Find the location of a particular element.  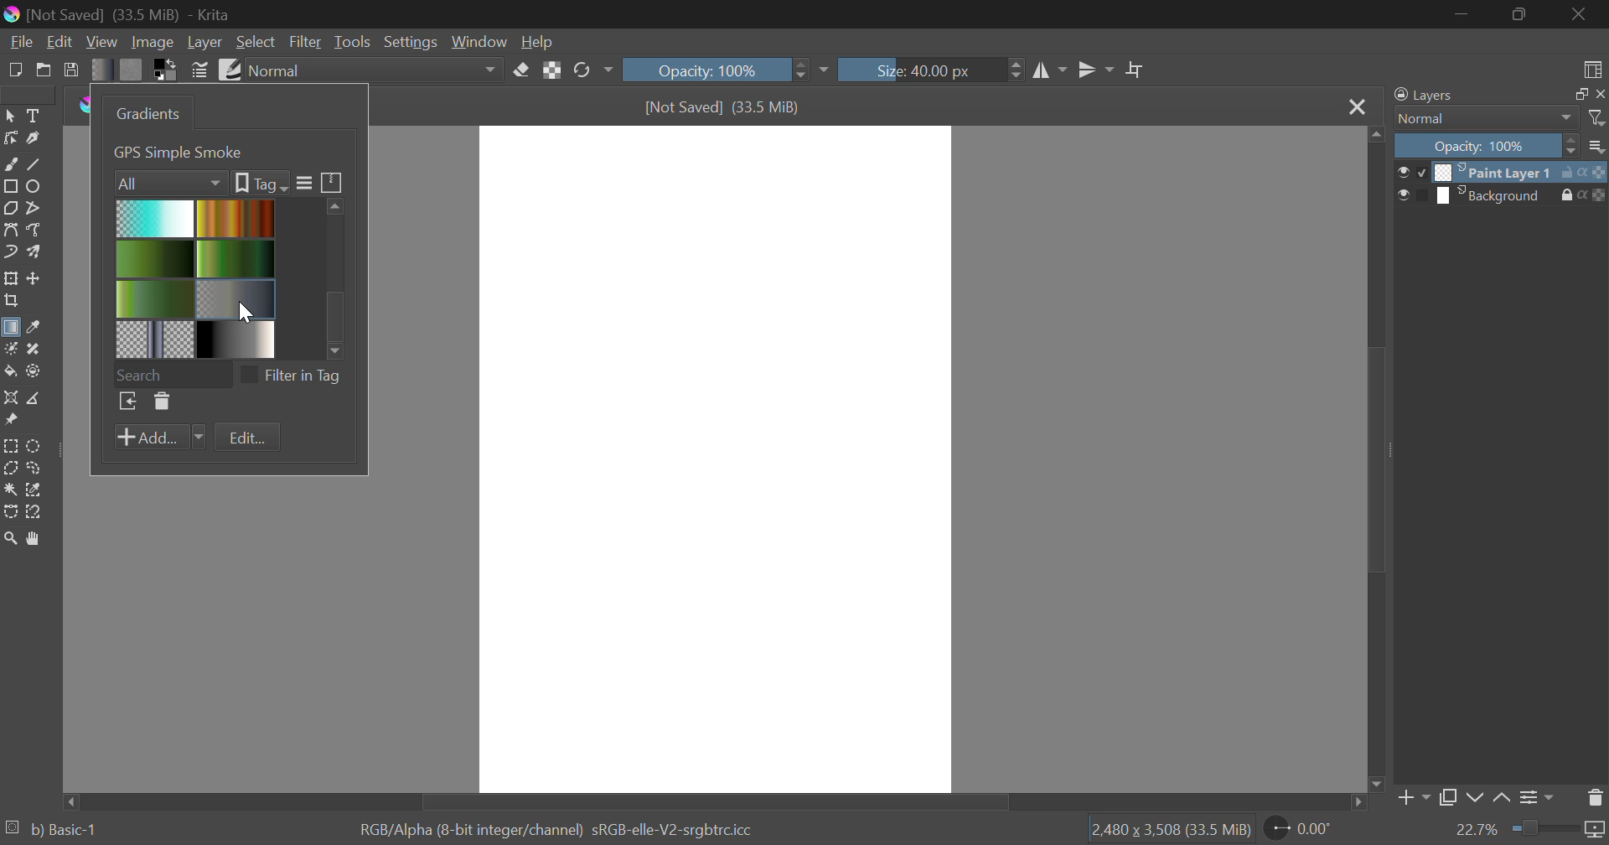

MOUSE_DOWN on Gradient Scroll Bar is located at coordinates (341, 274).